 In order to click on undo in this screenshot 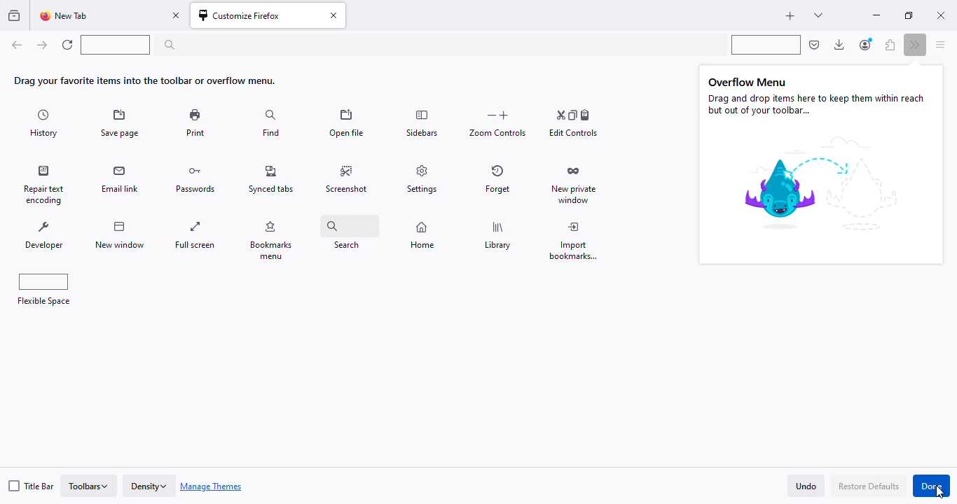, I will do `click(808, 486)`.